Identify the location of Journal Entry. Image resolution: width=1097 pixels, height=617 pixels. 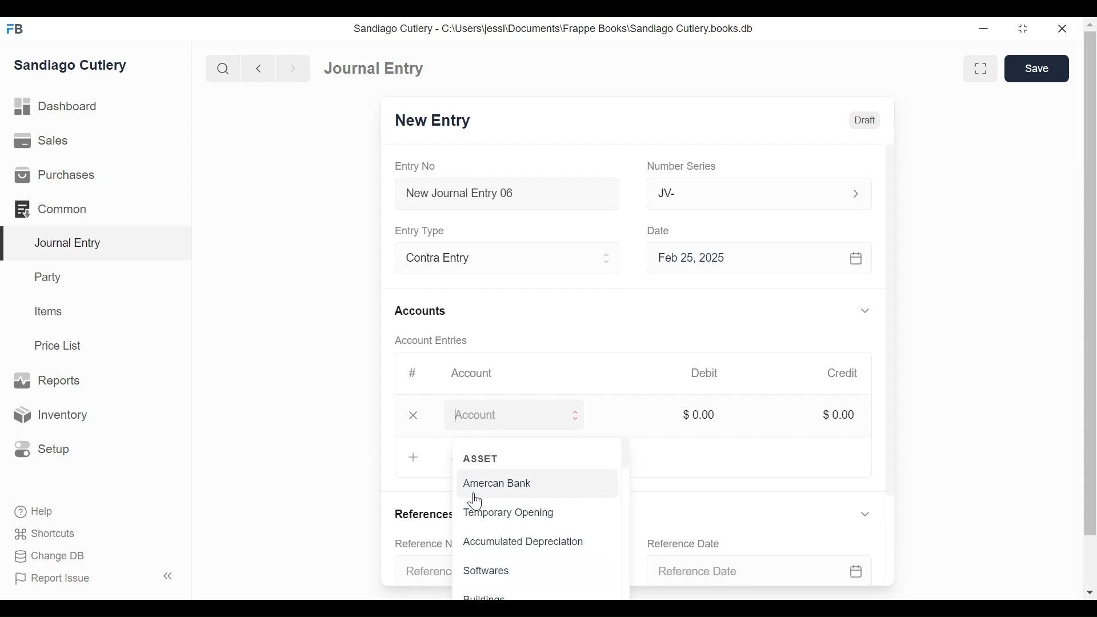
(97, 244).